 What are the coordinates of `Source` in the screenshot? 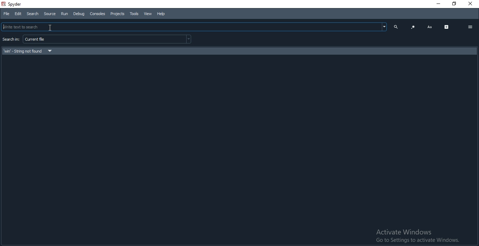 It's located at (50, 14).